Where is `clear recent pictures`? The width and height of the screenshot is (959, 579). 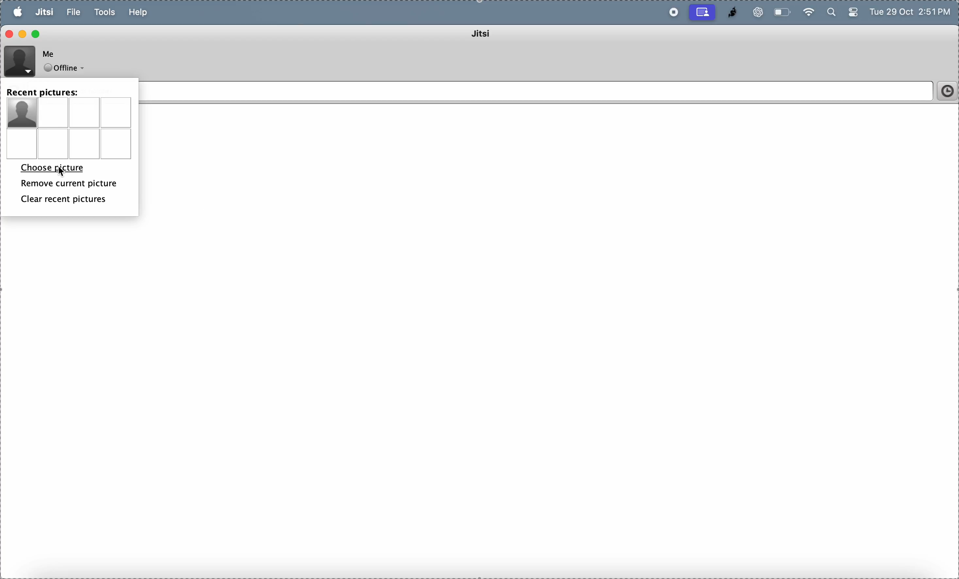 clear recent pictures is located at coordinates (65, 198).